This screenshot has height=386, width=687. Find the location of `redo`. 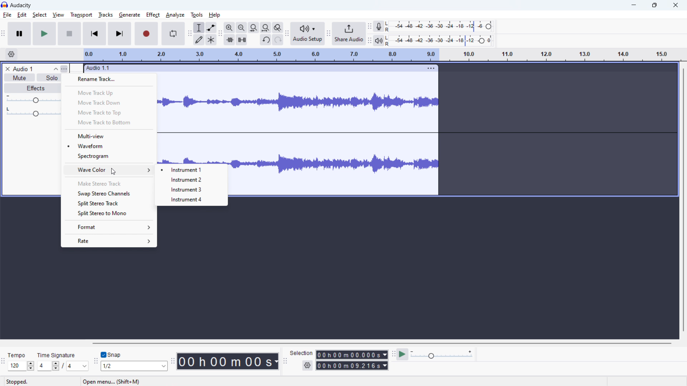

redo is located at coordinates (278, 40).